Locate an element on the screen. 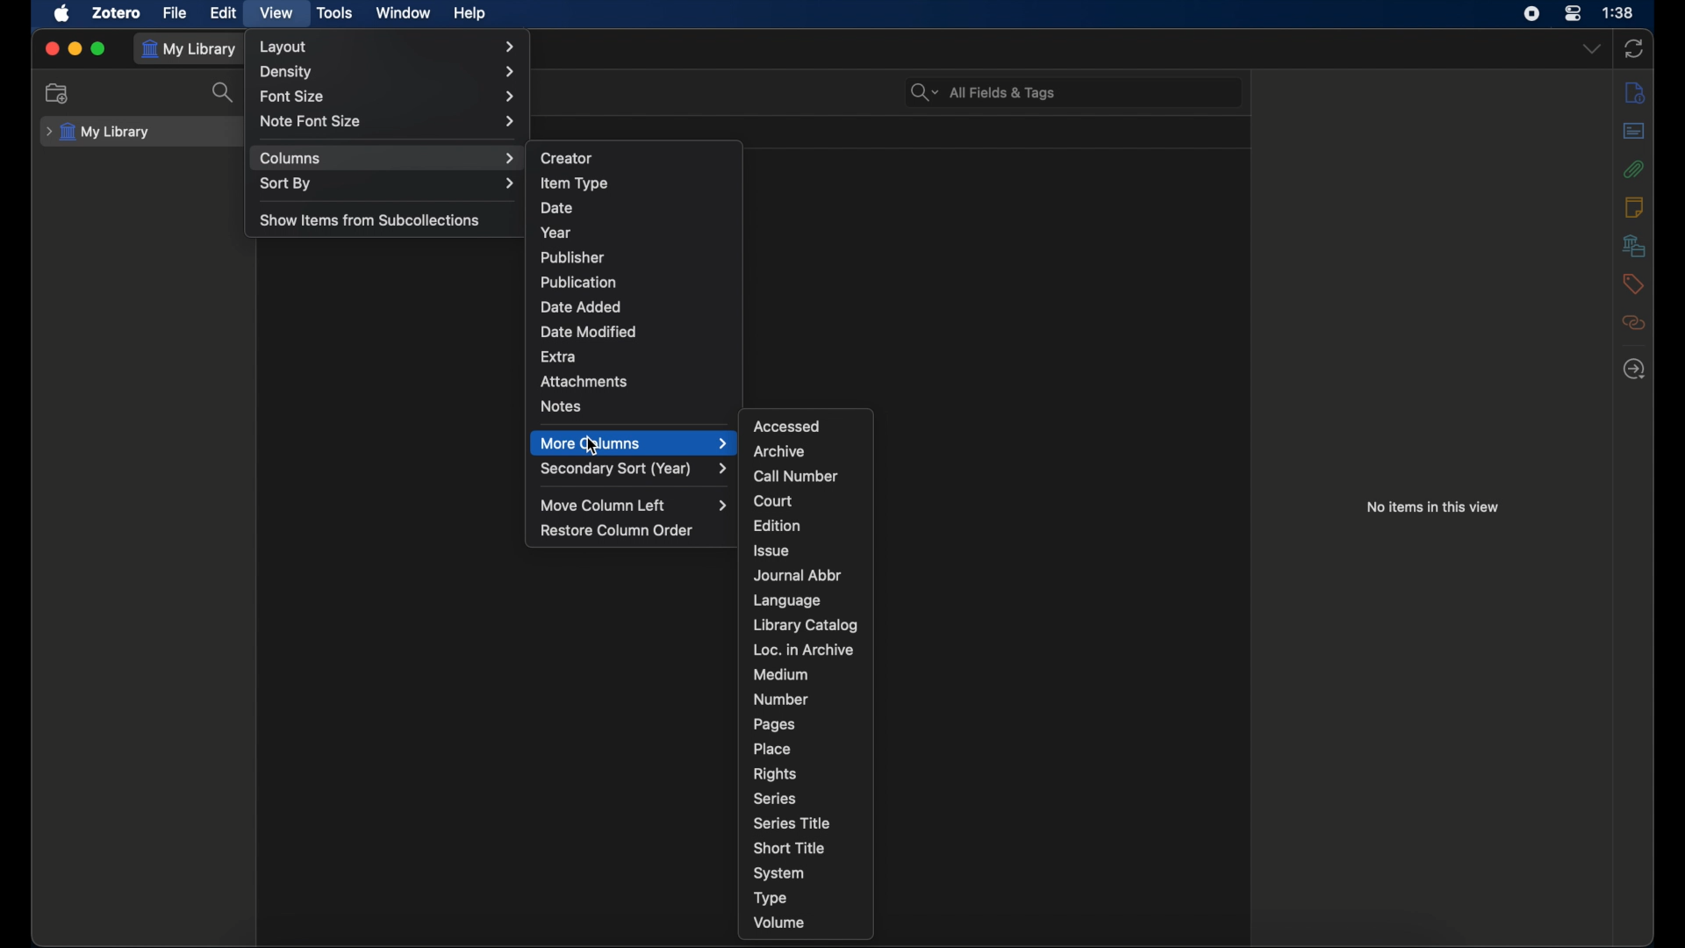 This screenshot has height=948, width=1685. tags is located at coordinates (1634, 284).